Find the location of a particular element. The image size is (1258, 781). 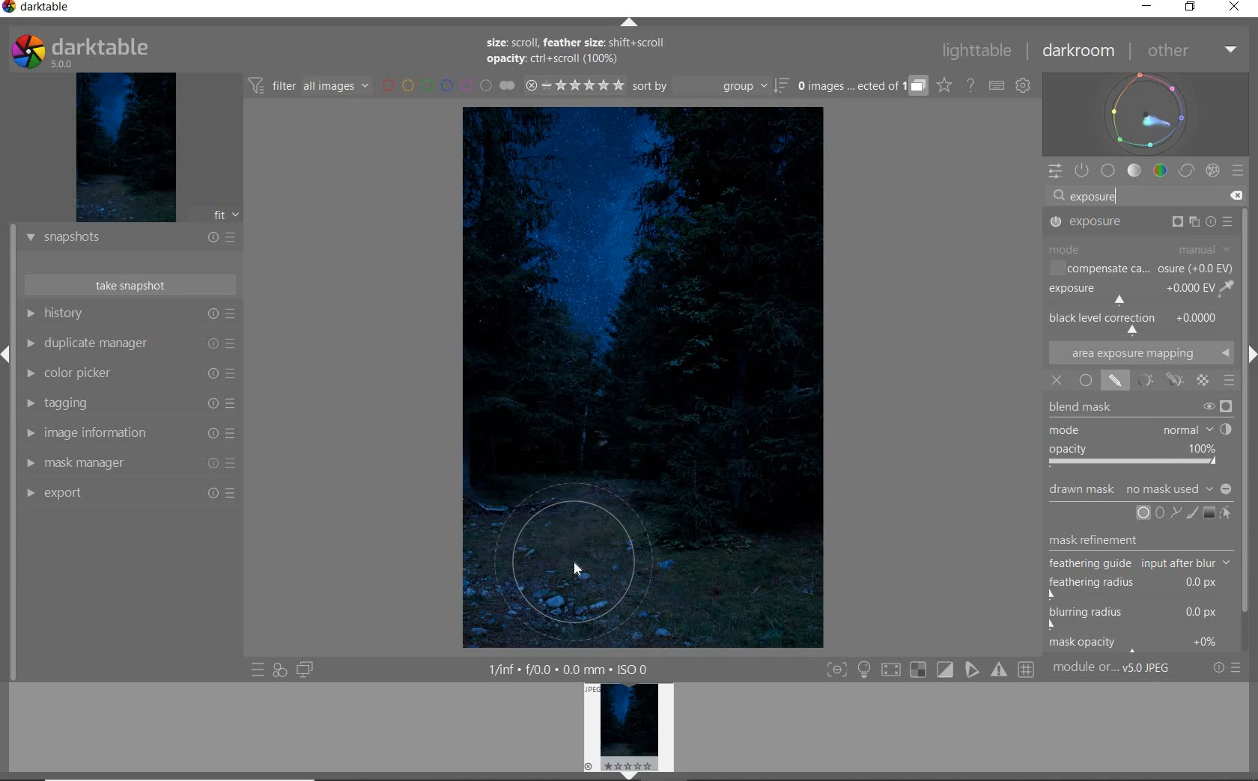

EXPAND GROUPED IMAGES is located at coordinates (863, 85).